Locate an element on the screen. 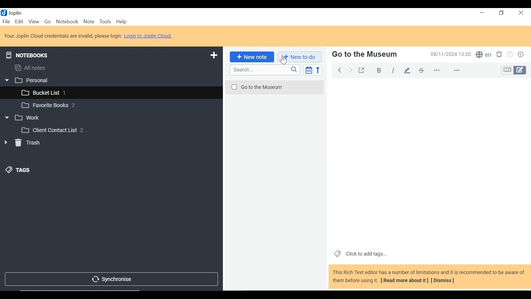  Go is located at coordinates (48, 22).